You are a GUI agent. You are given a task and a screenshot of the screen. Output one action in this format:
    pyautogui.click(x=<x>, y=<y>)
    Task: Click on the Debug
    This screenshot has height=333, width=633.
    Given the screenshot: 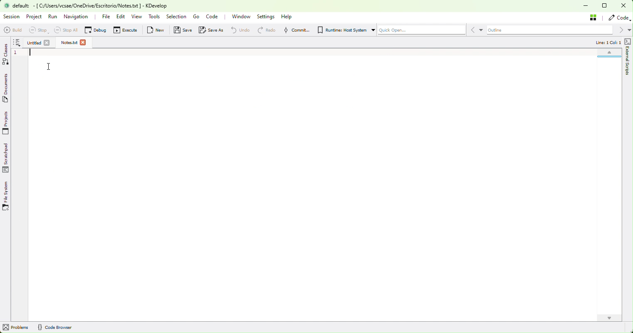 What is the action you would take?
    pyautogui.click(x=98, y=31)
    